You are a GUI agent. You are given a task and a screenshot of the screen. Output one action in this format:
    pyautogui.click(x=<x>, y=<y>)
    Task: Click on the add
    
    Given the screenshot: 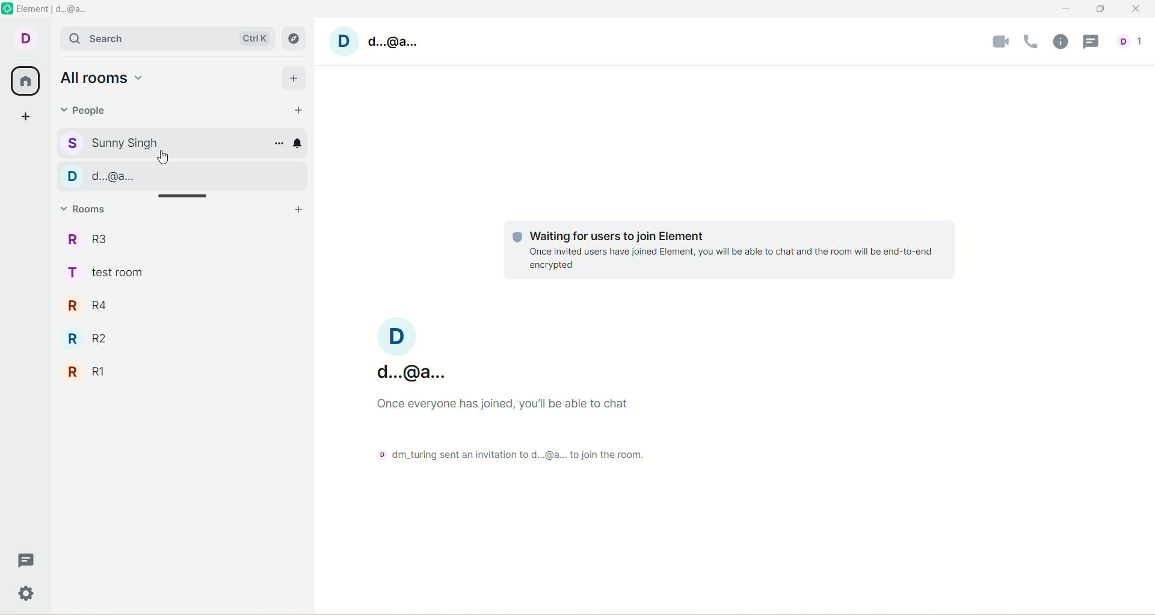 What is the action you would take?
    pyautogui.click(x=297, y=211)
    